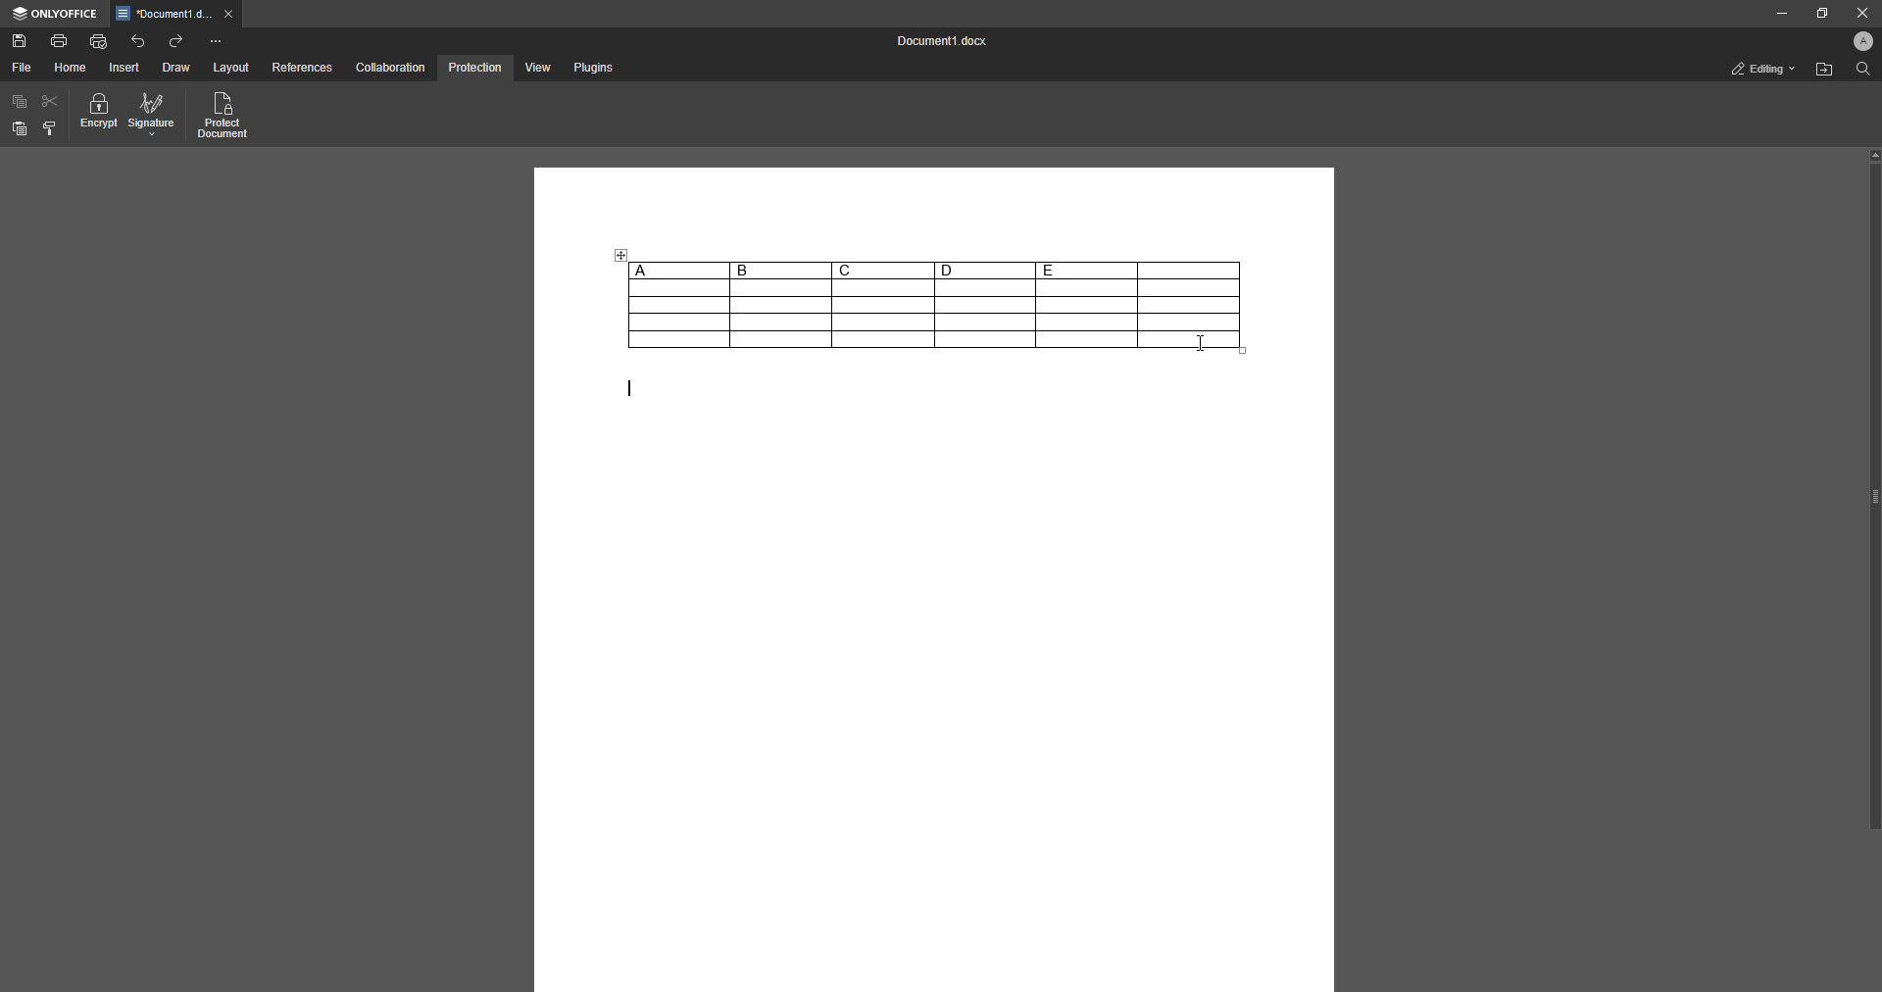 The image size is (1882, 992). Describe the element at coordinates (99, 40) in the screenshot. I see `Quick print` at that location.